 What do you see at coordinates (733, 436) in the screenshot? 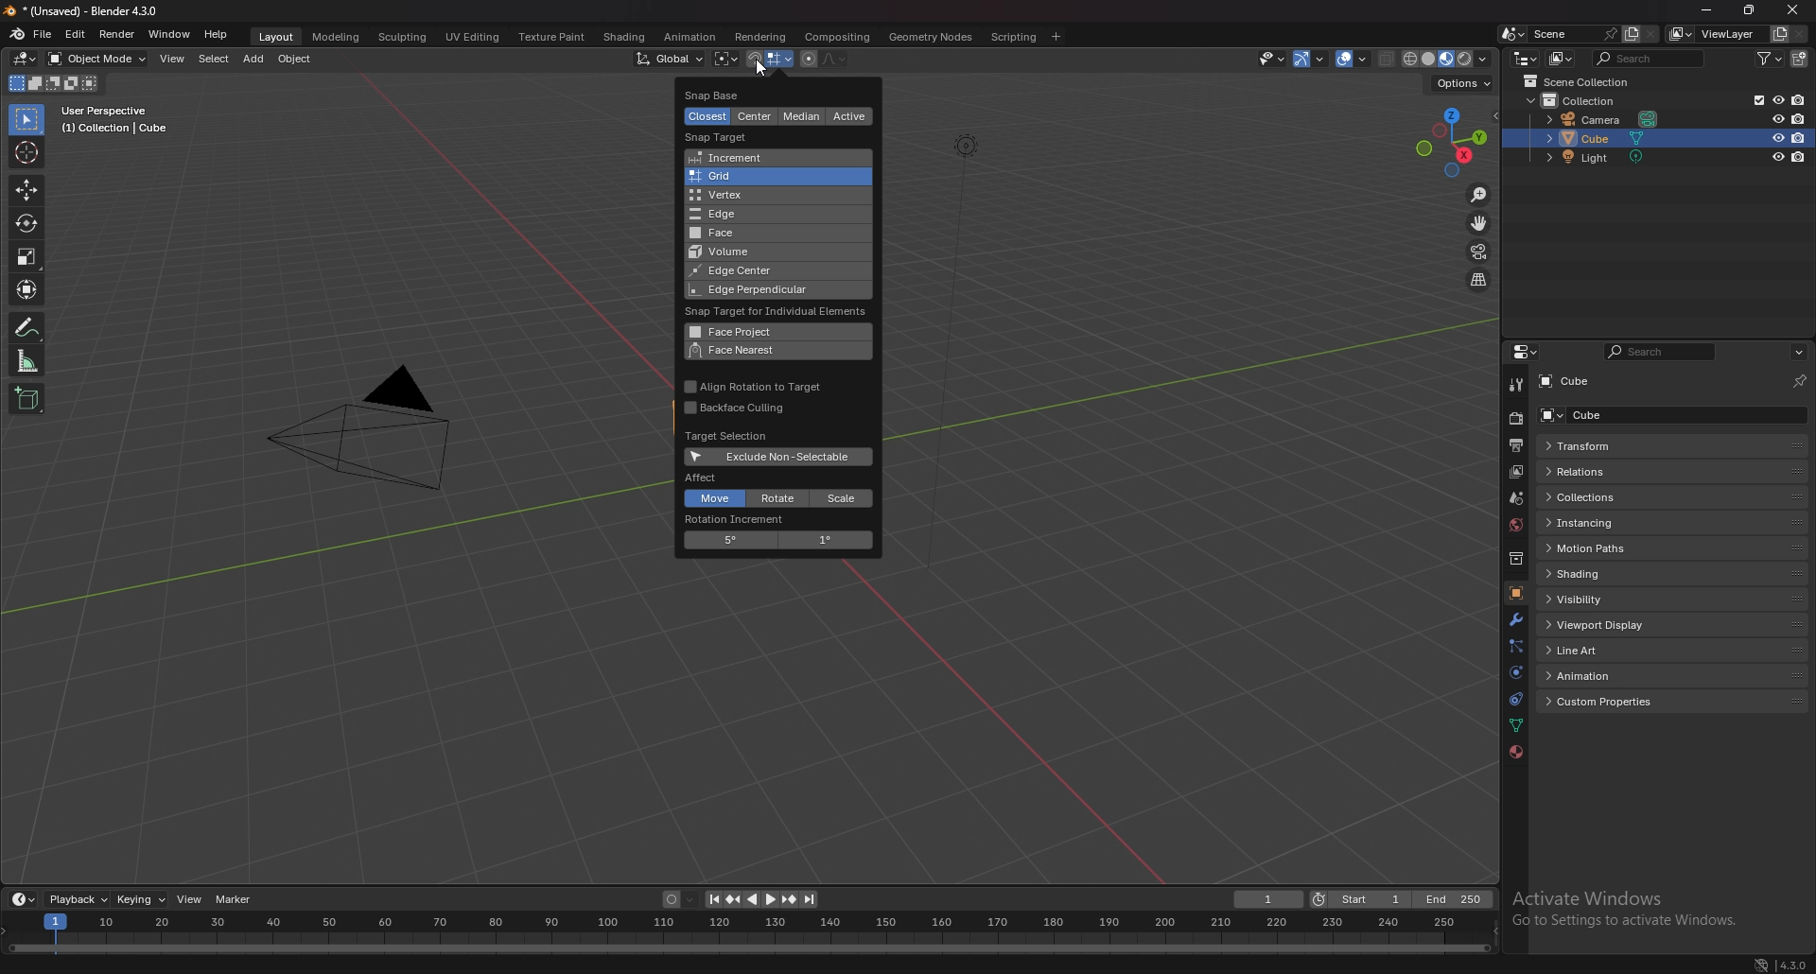
I see `target selection` at bounding box center [733, 436].